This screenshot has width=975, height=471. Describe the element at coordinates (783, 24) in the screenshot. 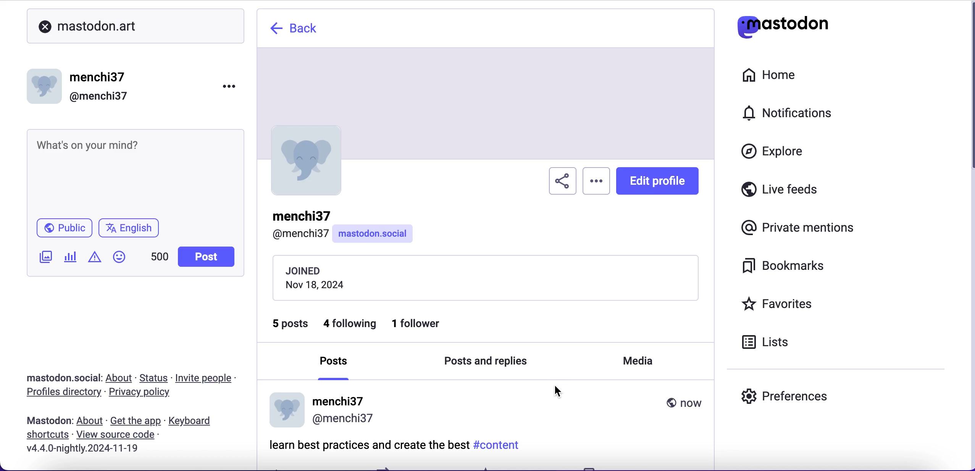

I see `mastodon logo` at that location.